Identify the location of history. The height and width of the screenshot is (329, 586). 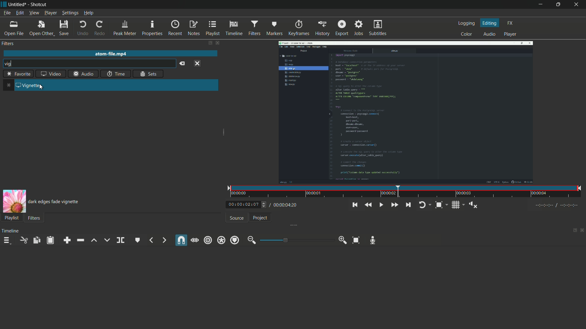
(323, 28).